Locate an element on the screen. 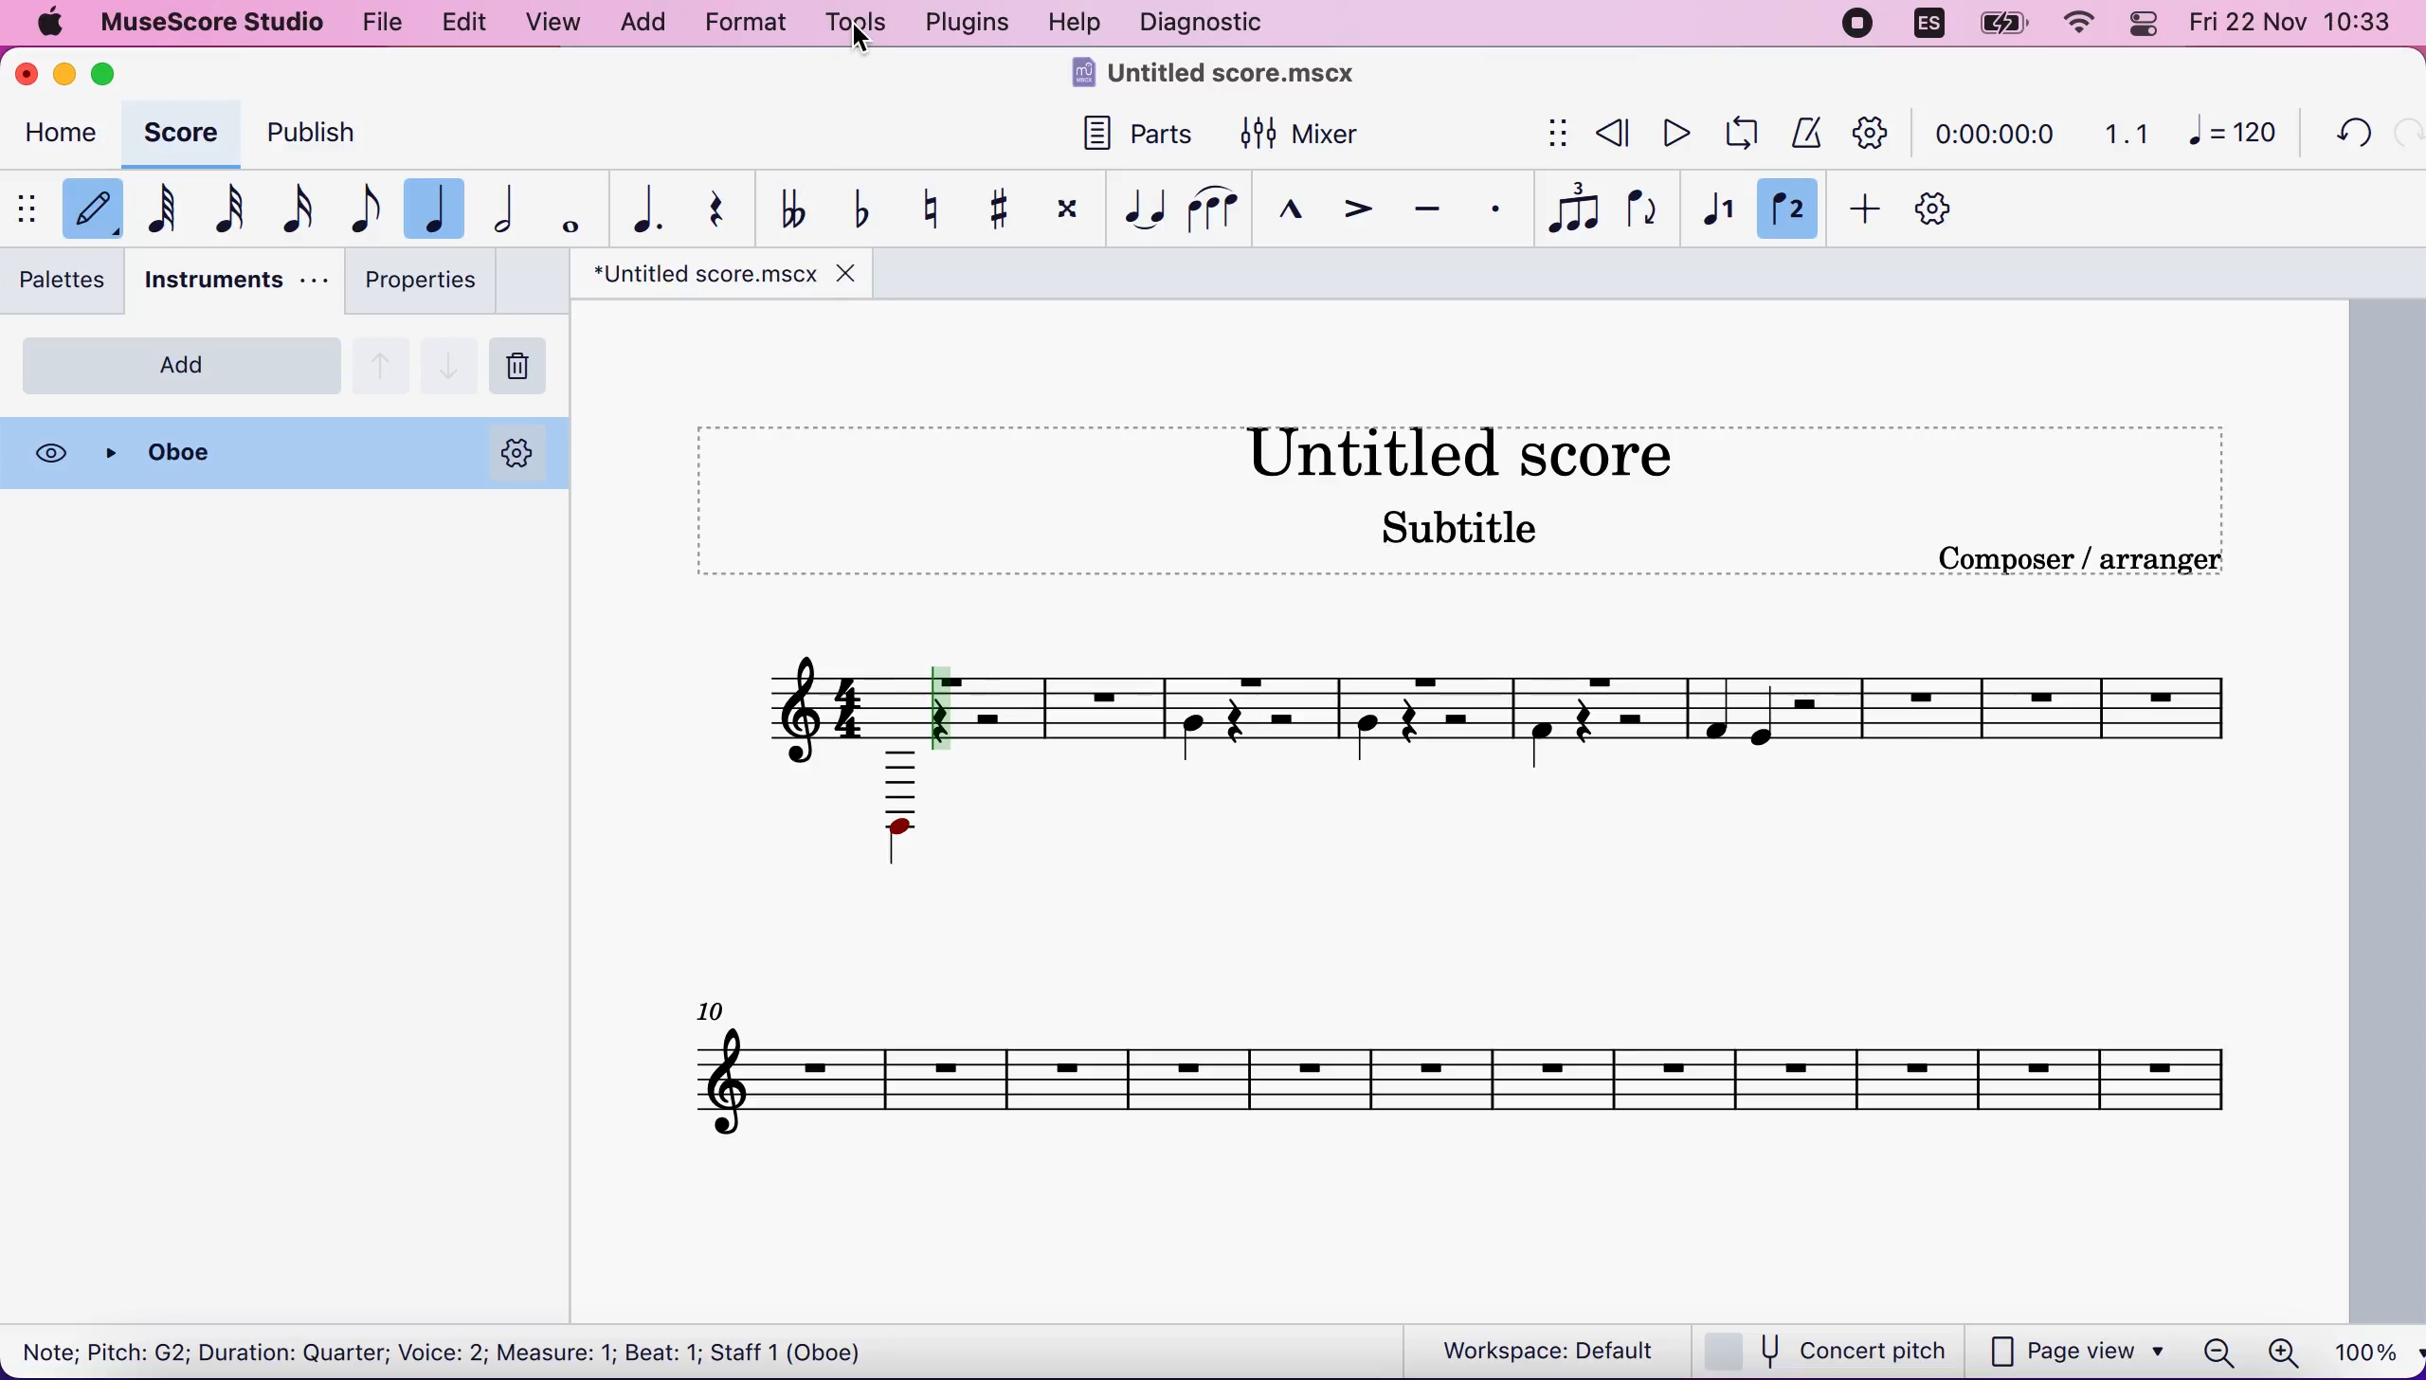 The width and height of the screenshot is (2426, 1380). show/hide is located at coordinates (29, 211).